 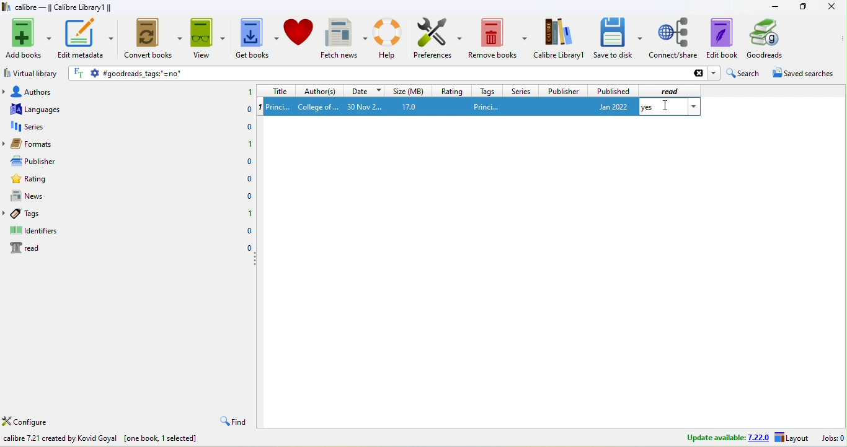 I want to click on preferences, so click(x=438, y=38).